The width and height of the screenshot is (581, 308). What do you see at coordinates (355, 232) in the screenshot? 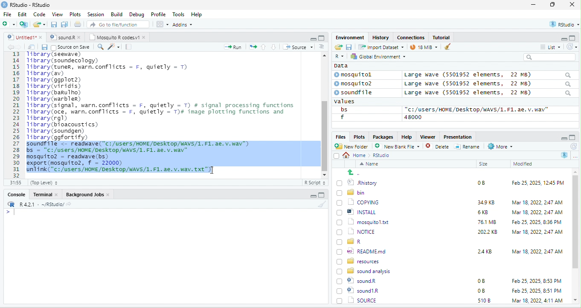
I see `(7) 1 NOTICE` at bounding box center [355, 232].